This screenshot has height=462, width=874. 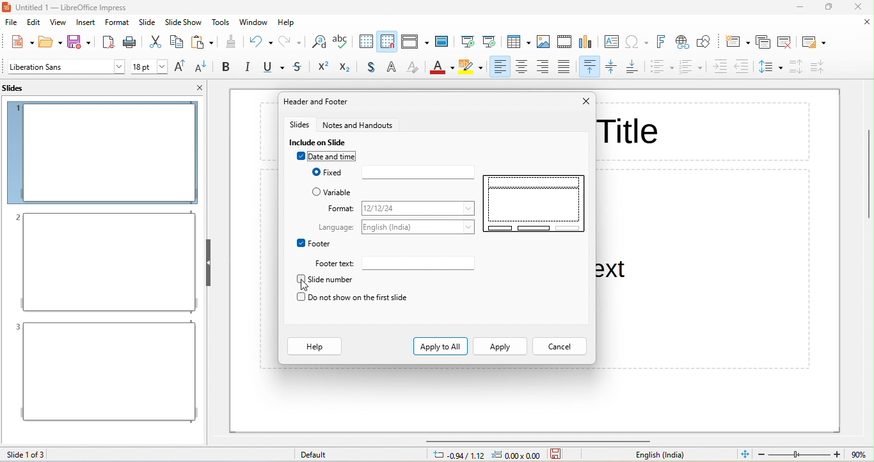 I want to click on text, so click(x=336, y=227).